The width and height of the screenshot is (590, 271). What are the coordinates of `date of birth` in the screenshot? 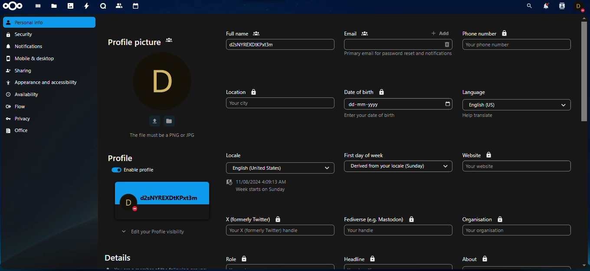 It's located at (364, 92).